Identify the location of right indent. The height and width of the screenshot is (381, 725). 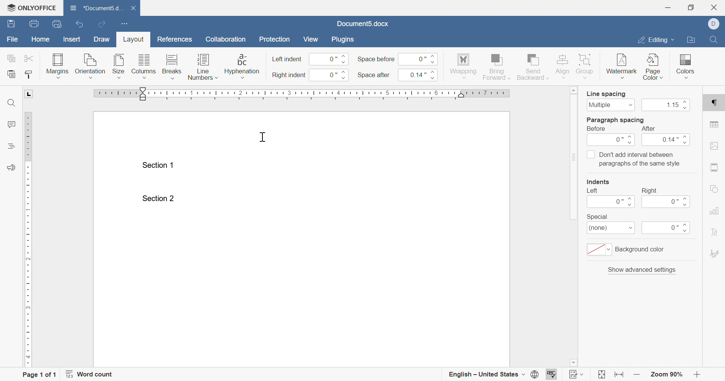
(289, 75).